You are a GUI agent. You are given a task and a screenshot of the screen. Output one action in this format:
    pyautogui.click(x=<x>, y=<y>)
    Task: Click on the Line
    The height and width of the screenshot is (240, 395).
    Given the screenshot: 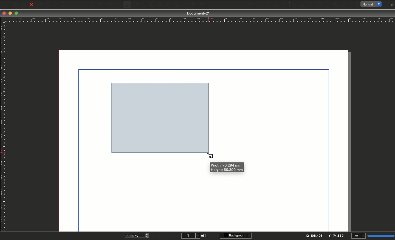 What is the action you would take?
    pyautogui.click(x=184, y=5)
    